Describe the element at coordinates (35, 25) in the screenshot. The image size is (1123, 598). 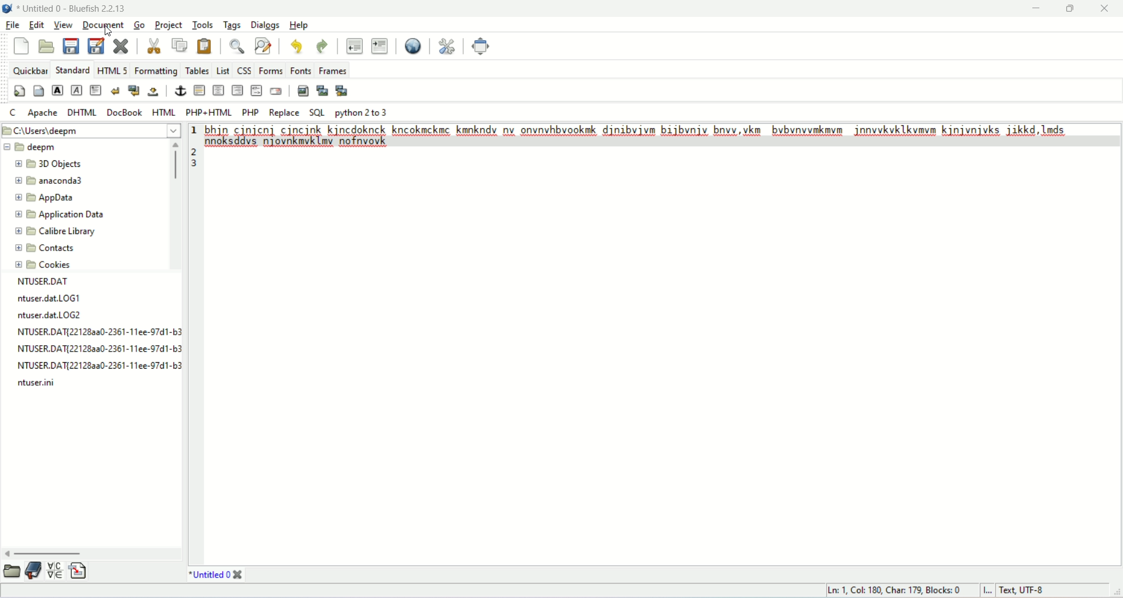
I see `edit` at that location.